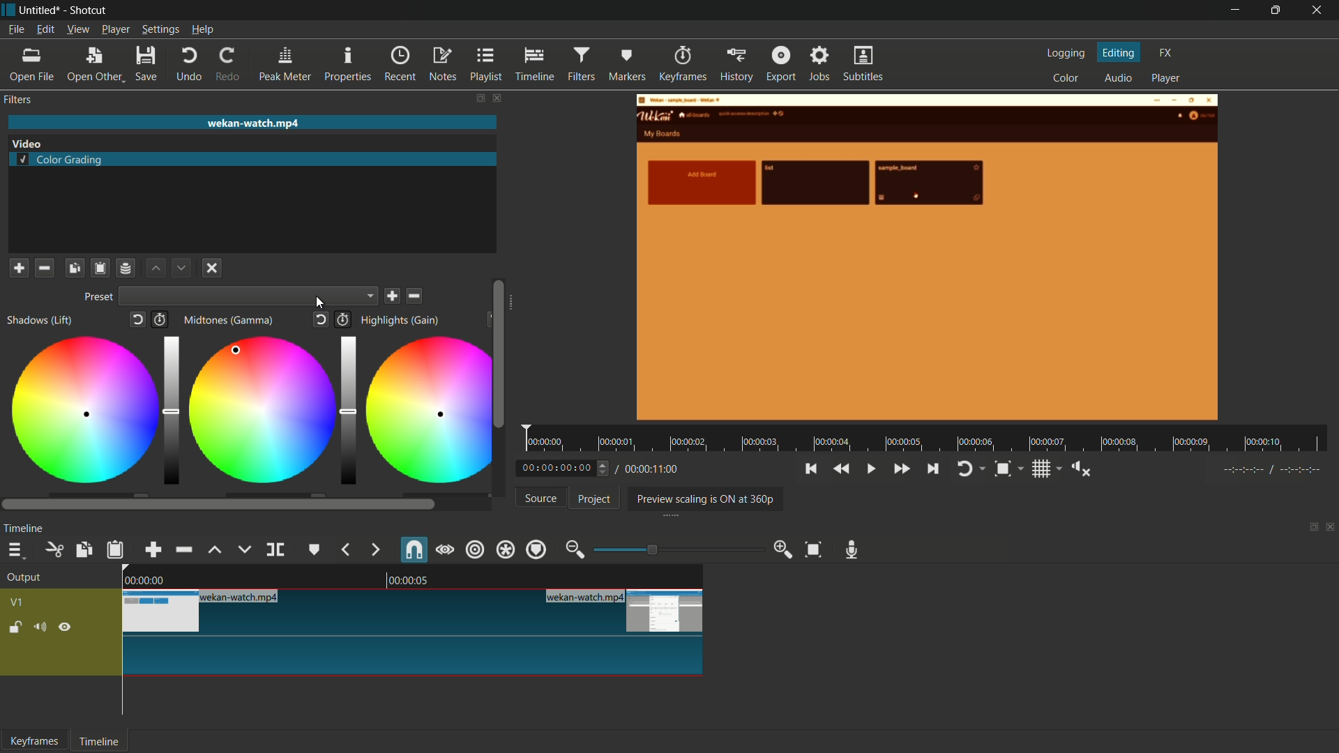  Describe the element at coordinates (160, 29) in the screenshot. I see `settings menu` at that location.